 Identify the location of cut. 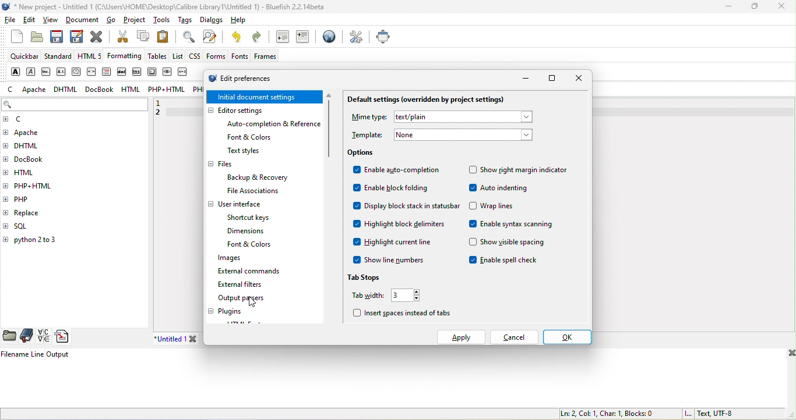
(121, 38).